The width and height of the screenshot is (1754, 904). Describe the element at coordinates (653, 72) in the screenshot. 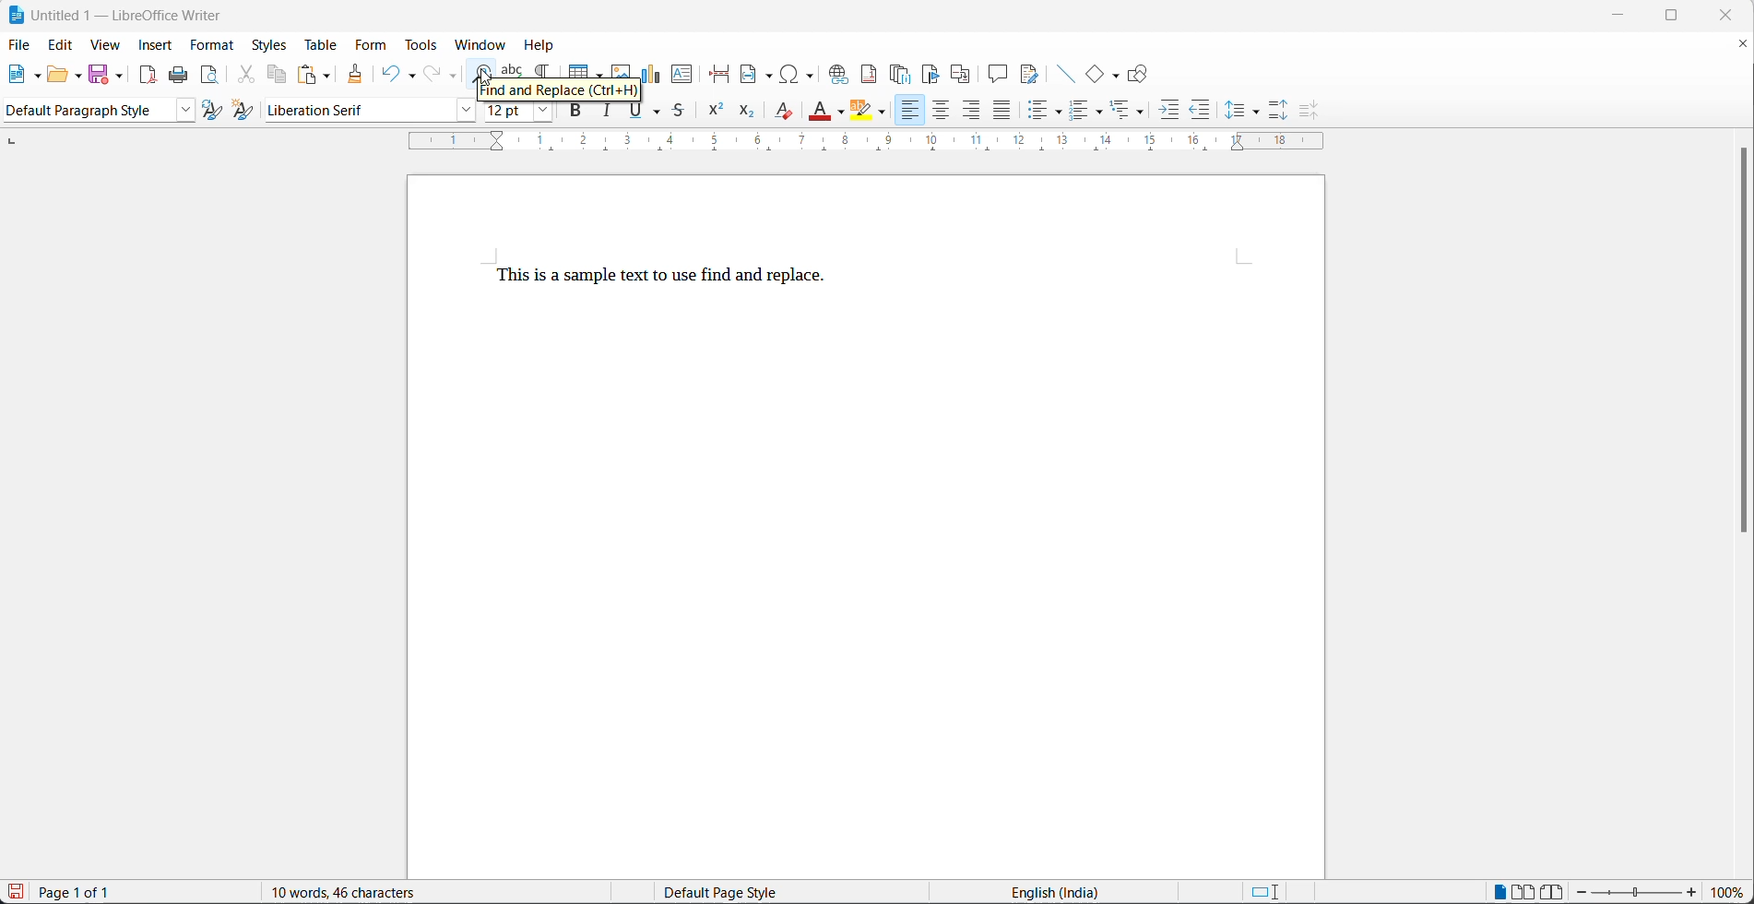

I see `insert chart` at that location.